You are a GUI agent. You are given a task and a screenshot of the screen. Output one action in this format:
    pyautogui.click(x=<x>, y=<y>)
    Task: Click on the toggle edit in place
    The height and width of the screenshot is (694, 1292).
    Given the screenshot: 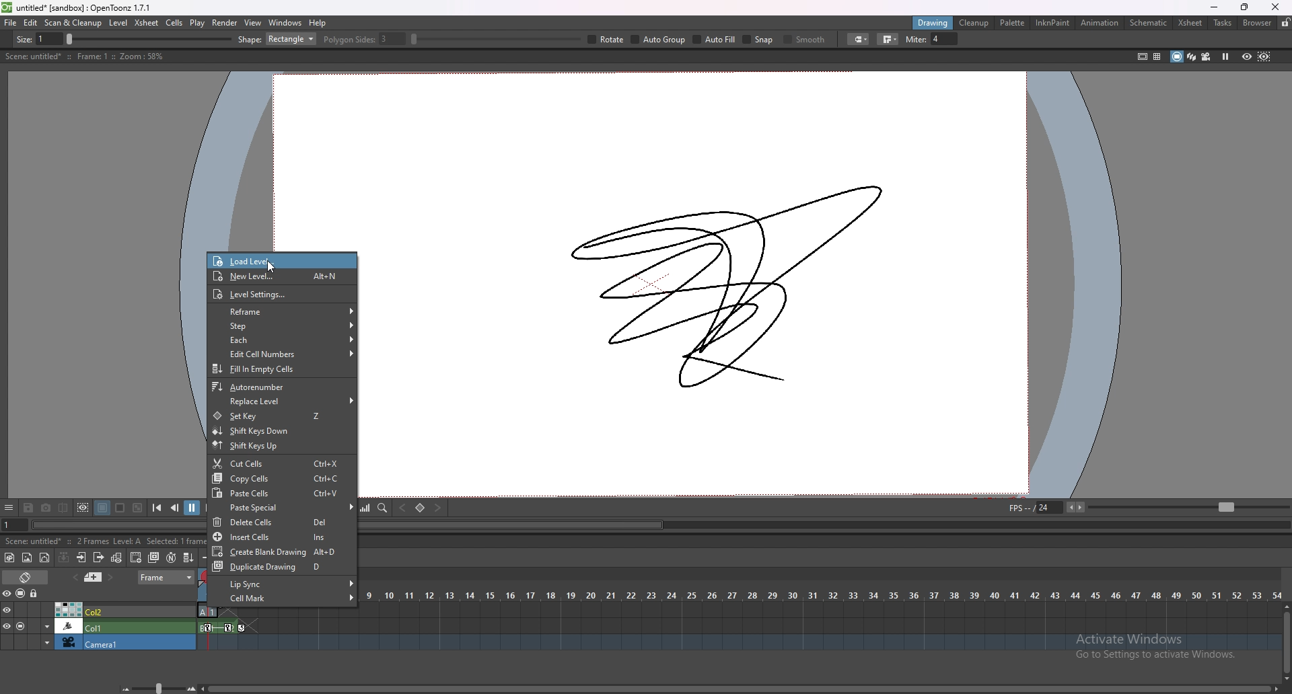 What is the action you would take?
    pyautogui.click(x=116, y=557)
    